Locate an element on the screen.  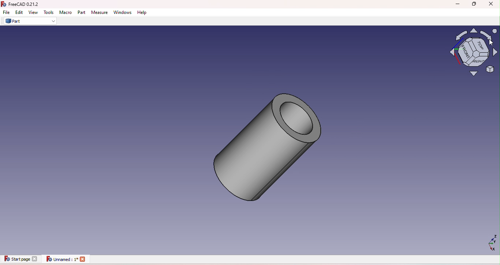
Cylinder is located at coordinates (264, 144).